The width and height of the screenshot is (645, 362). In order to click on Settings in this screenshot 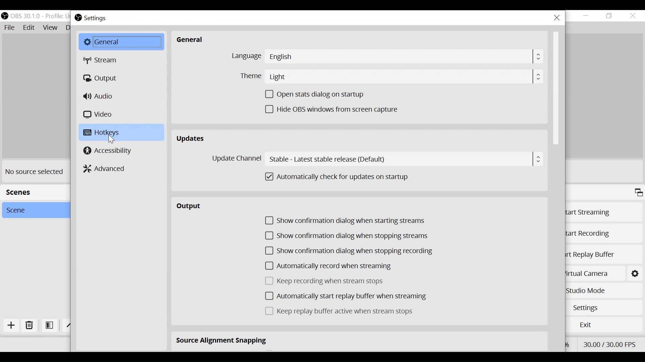, I will do `click(97, 17)`.